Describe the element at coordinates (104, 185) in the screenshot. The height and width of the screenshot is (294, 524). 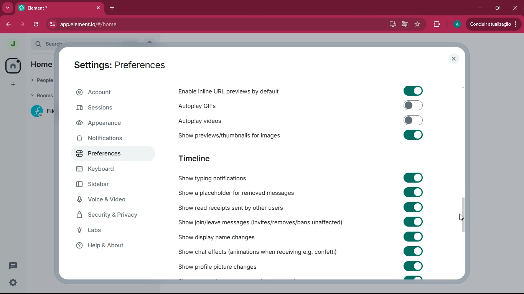
I see `sidebar` at that location.